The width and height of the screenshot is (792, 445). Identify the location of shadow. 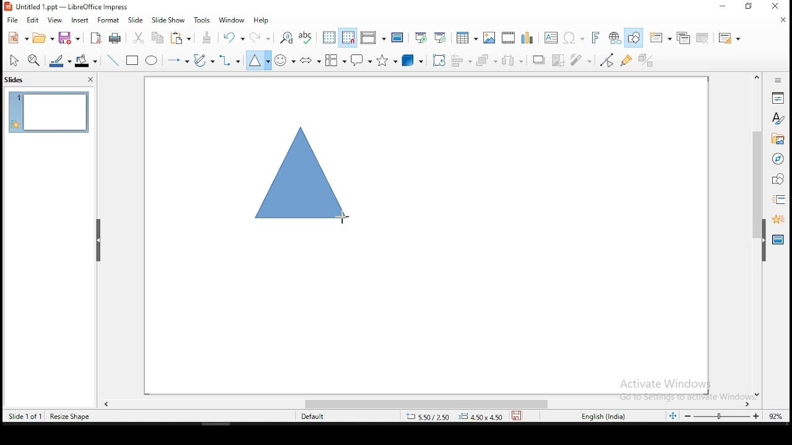
(539, 61).